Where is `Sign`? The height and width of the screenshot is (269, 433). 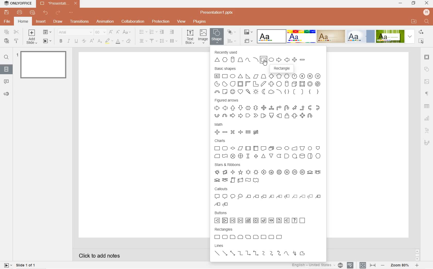
Sign is located at coordinates (279, 84).